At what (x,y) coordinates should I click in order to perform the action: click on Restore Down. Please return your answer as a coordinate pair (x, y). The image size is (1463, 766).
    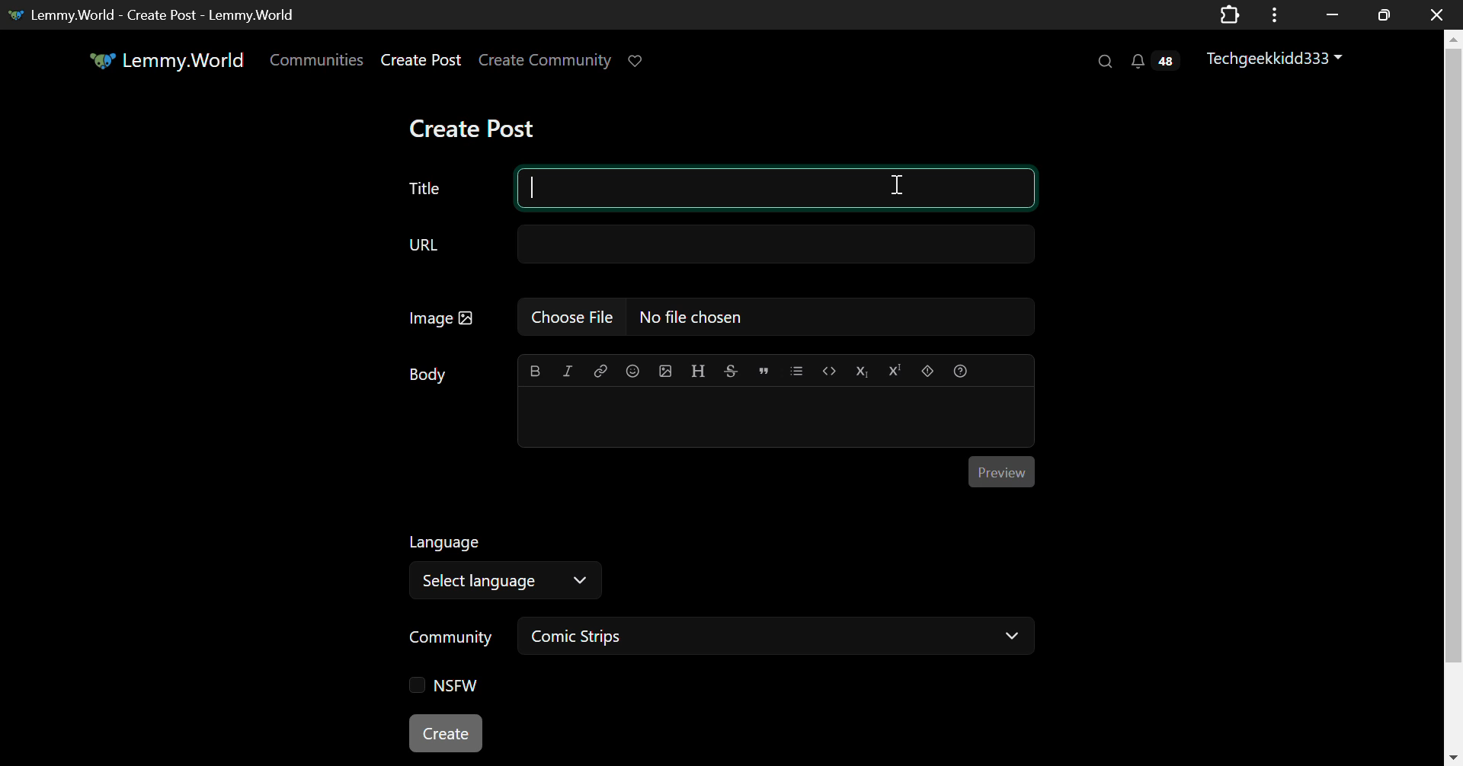
    Looking at the image, I should click on (1332, 13).